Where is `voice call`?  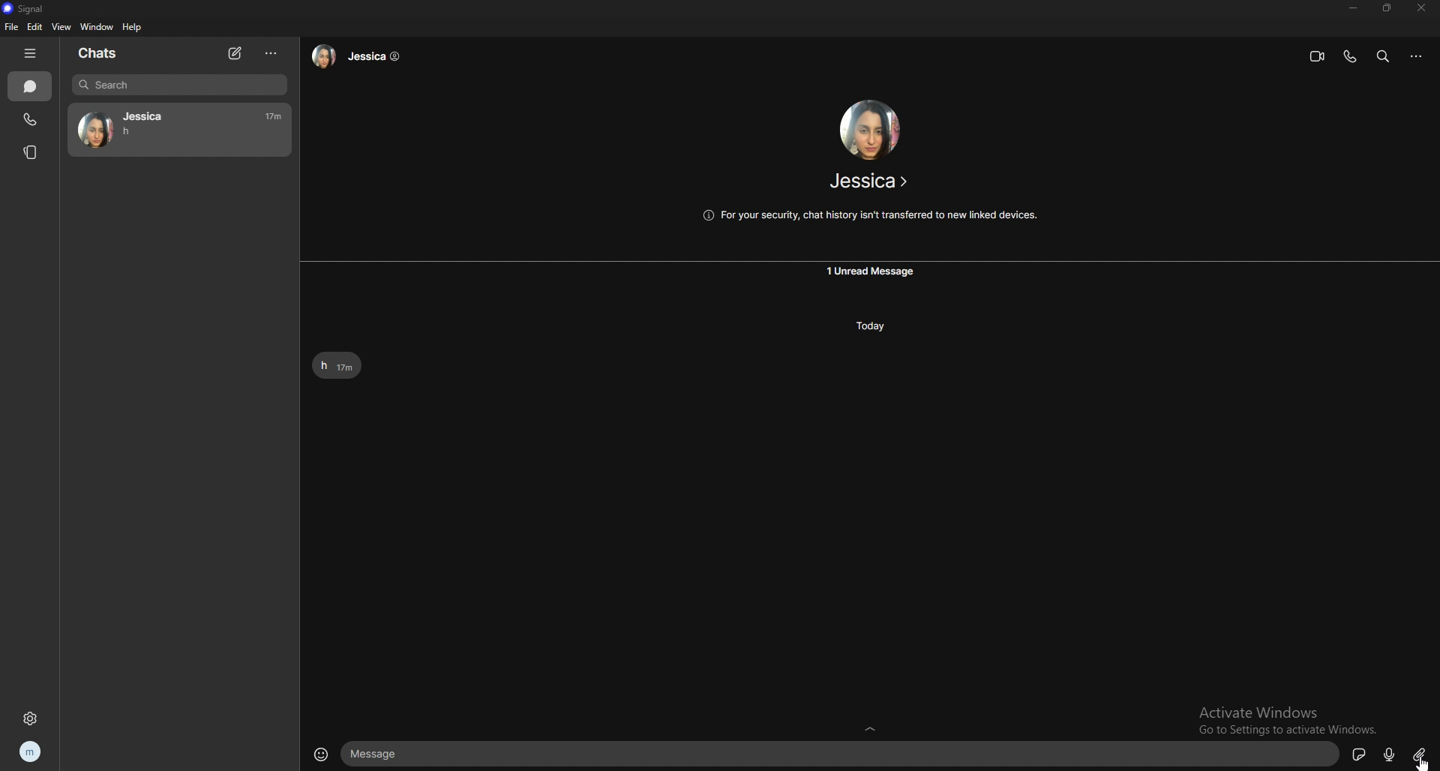
voice call is located at coordinates (1350, 56).